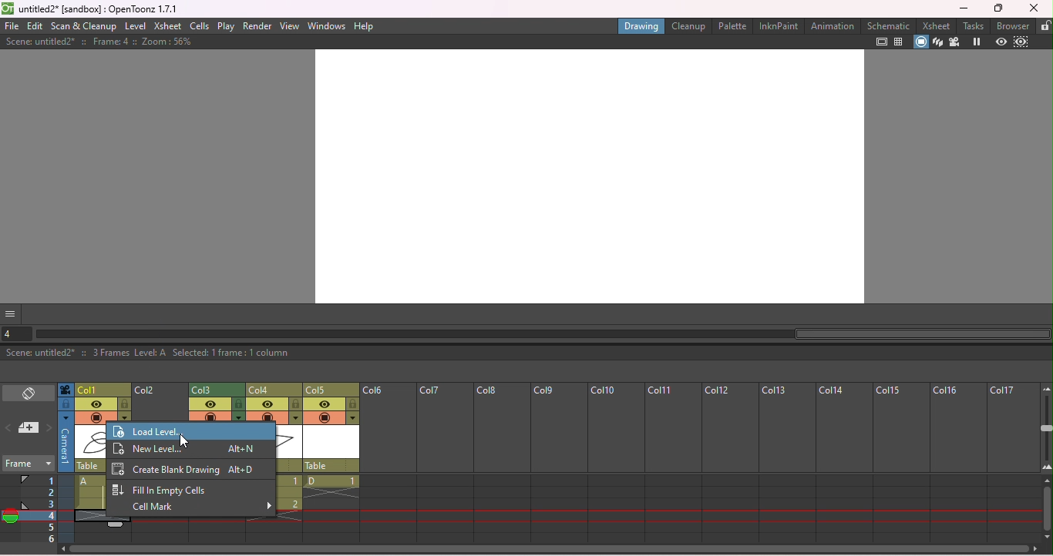 The height and width of the screenshot is (556, 1053). What do you see at coordinates (641, 25) in the screenshot?
I see `Drawing` at bounding box center [641, 25].